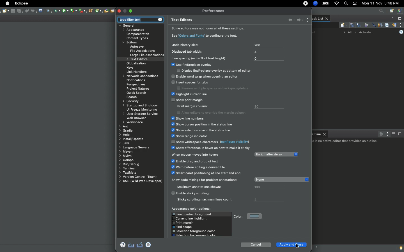  What do you see at coordinates (212, 85) in the screenshot?
I see `Insert spaces for tabs` at bounding box center [212, 85].